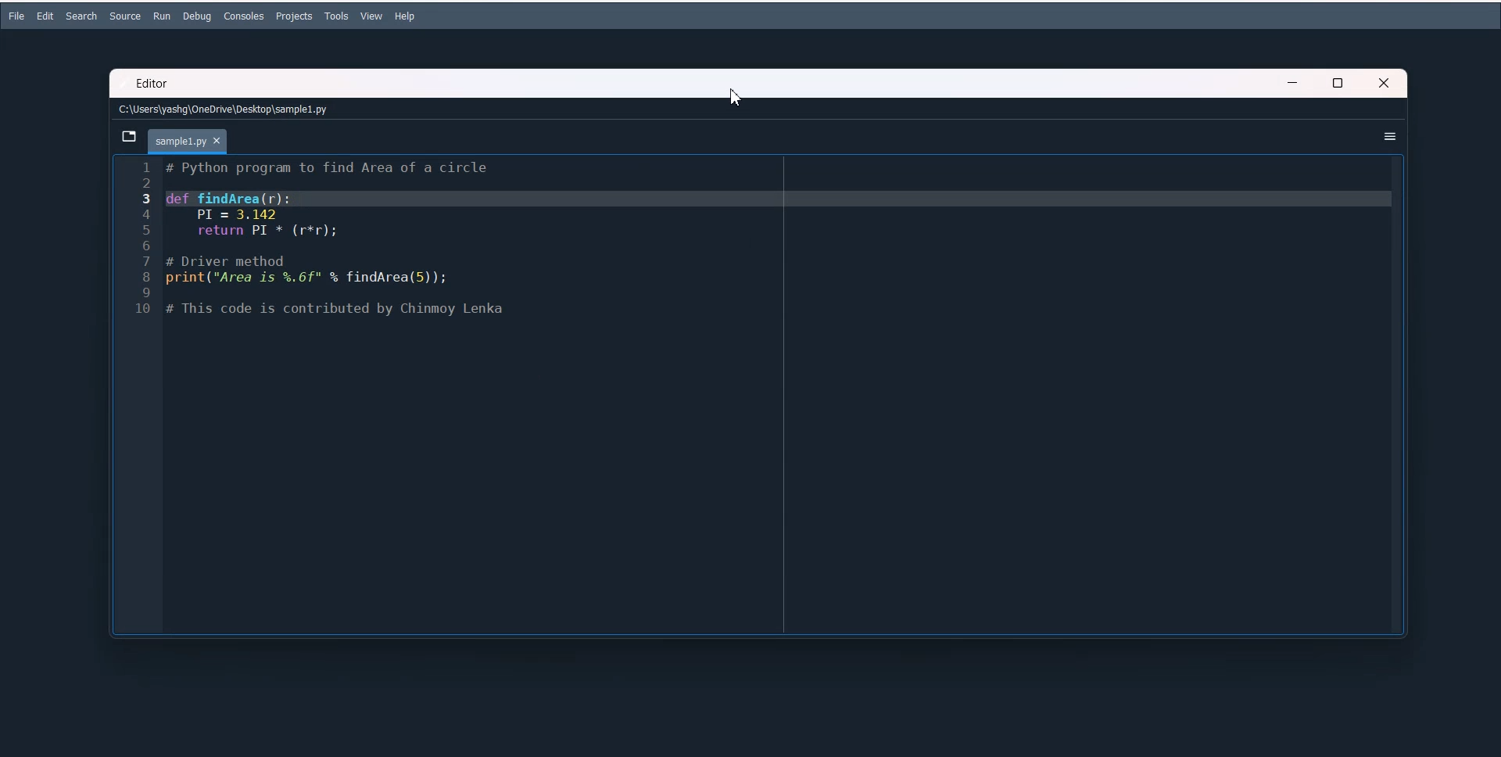 The image size is (1501, 757). I want to click on Tools, so click(337, 16).